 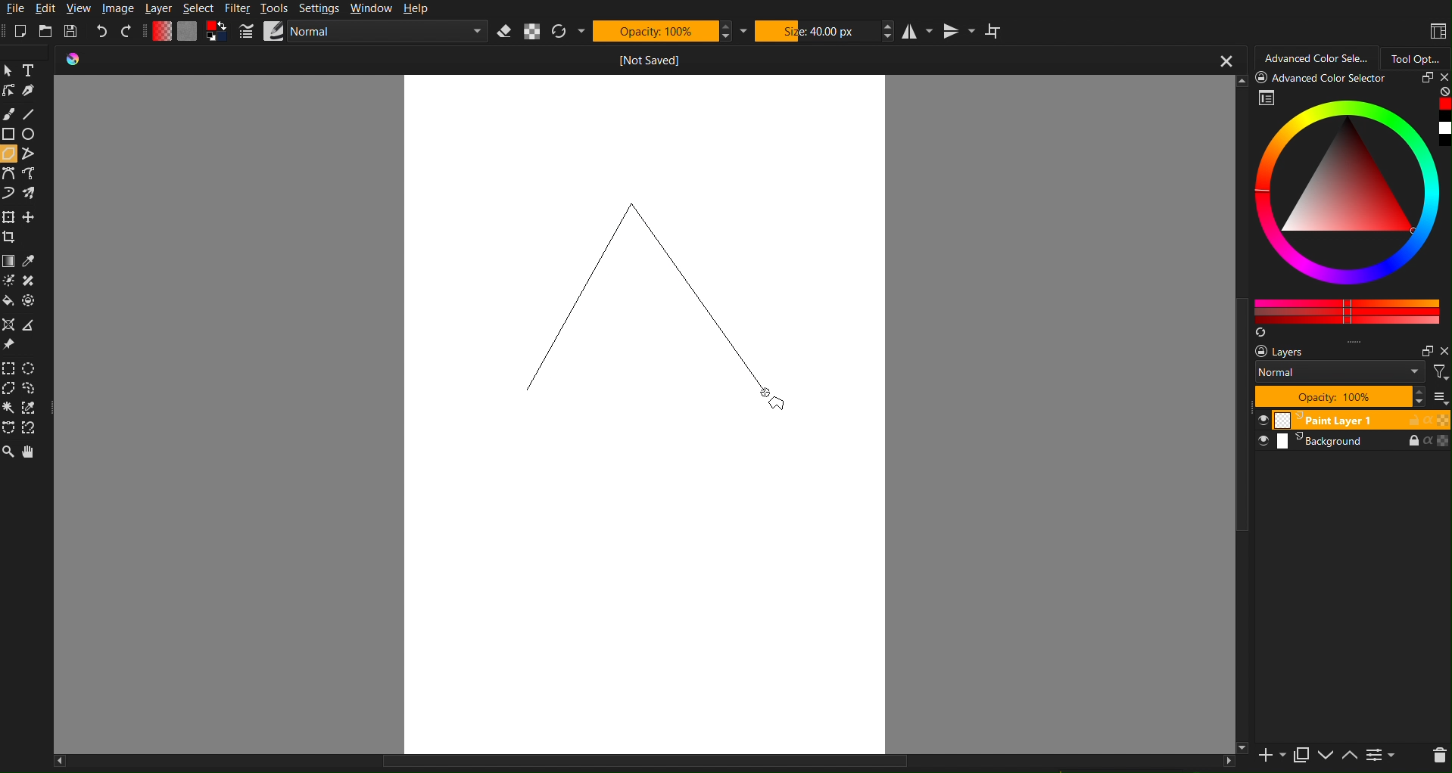 I want to click on Workspaces, so click(x=1437, y=31).